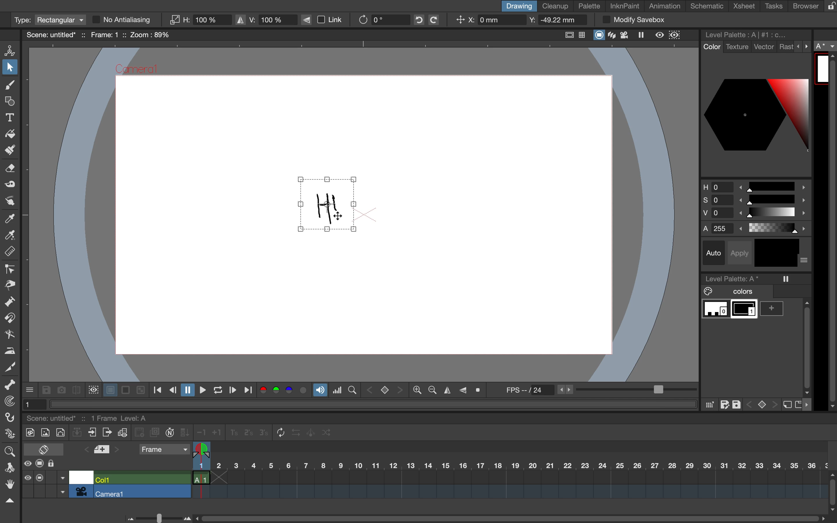 The height and width of the screenshot is (523, 837). Describe the element at coordinates (757, 214) in the screenshot. I see `brightness` at that location.